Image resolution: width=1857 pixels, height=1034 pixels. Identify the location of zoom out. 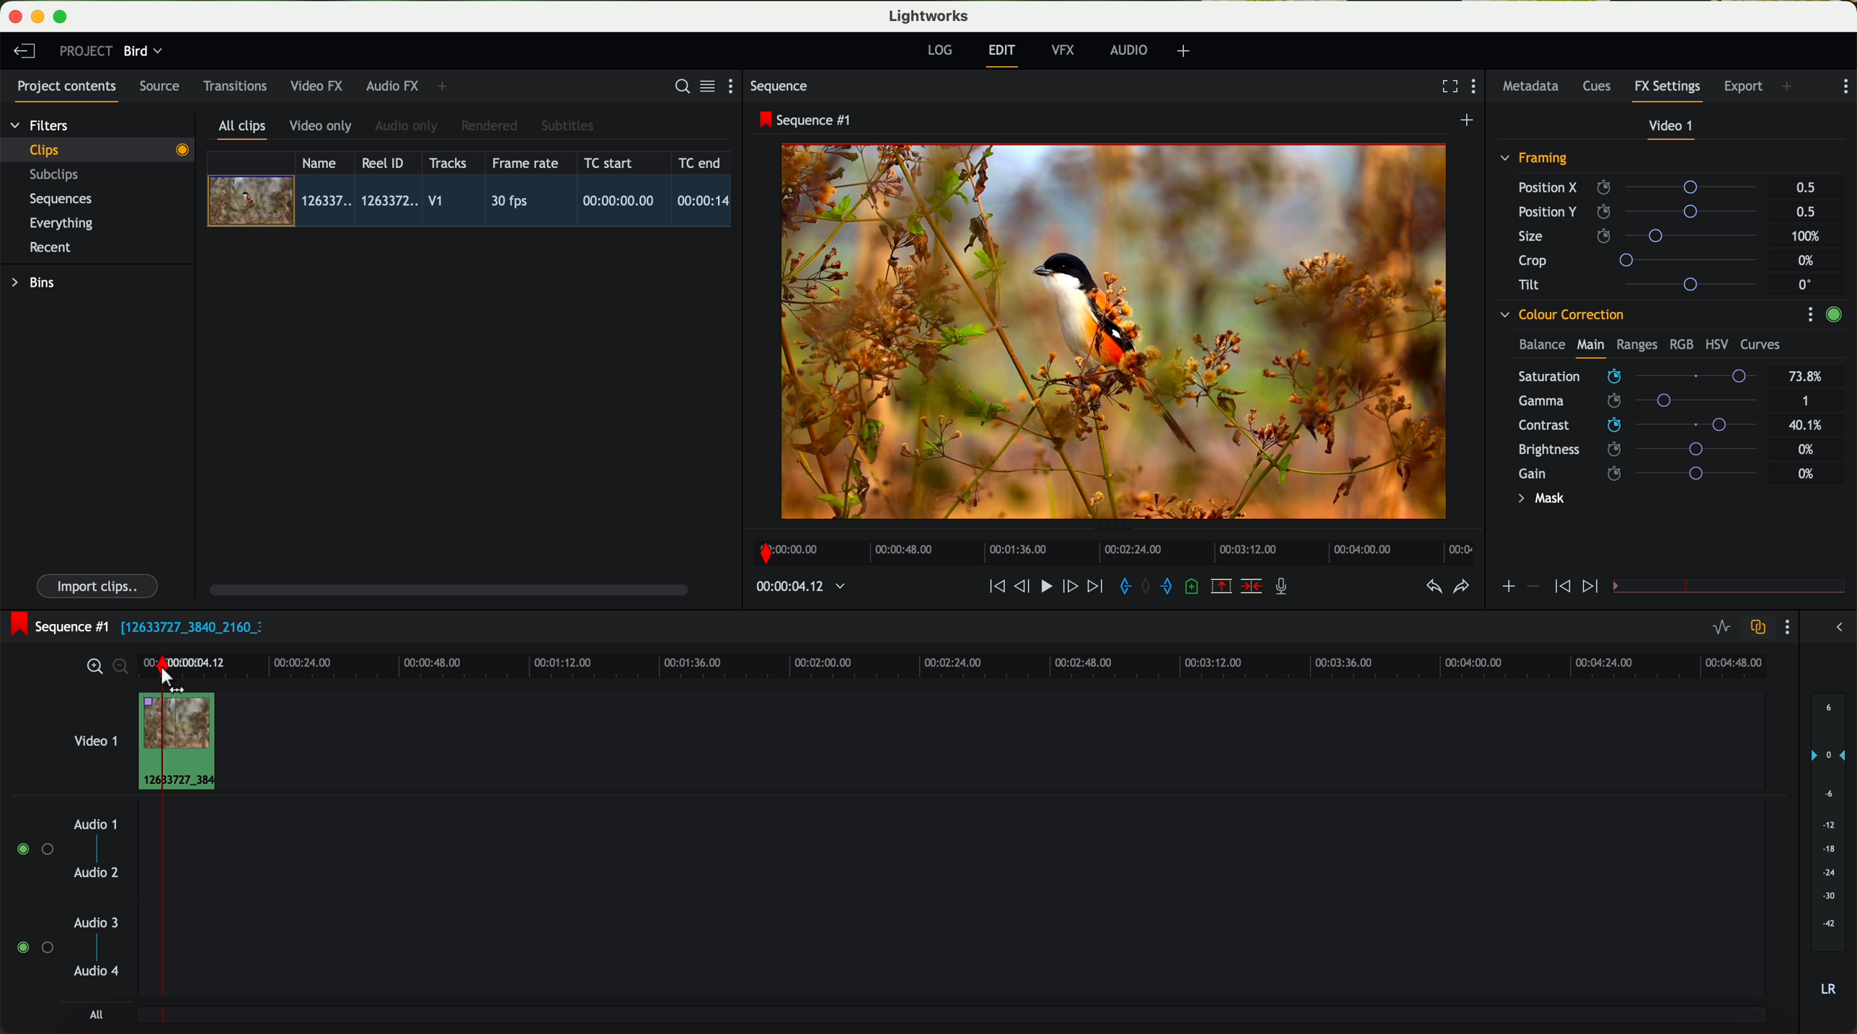
(122, 669).